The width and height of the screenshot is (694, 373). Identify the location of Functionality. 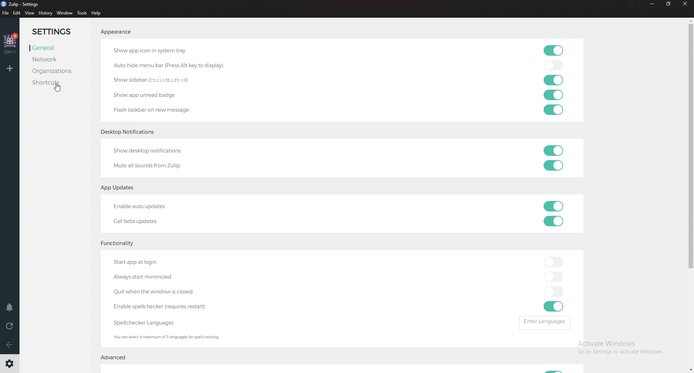
(123, 242).